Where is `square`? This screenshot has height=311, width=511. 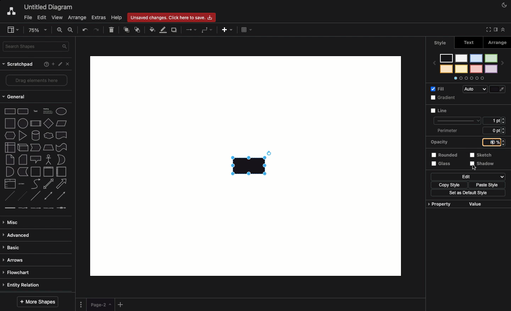
square is located at coordinates (11, 123).